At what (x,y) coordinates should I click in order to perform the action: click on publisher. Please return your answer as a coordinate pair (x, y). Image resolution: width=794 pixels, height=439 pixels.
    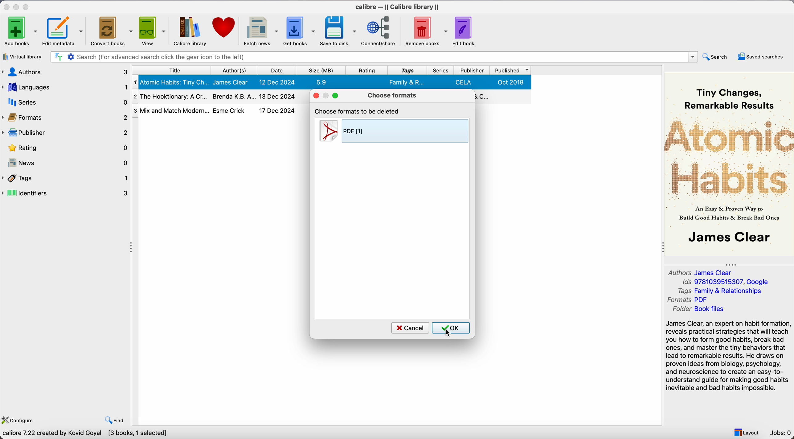
    Looking at the image, I should click on (473, 70).